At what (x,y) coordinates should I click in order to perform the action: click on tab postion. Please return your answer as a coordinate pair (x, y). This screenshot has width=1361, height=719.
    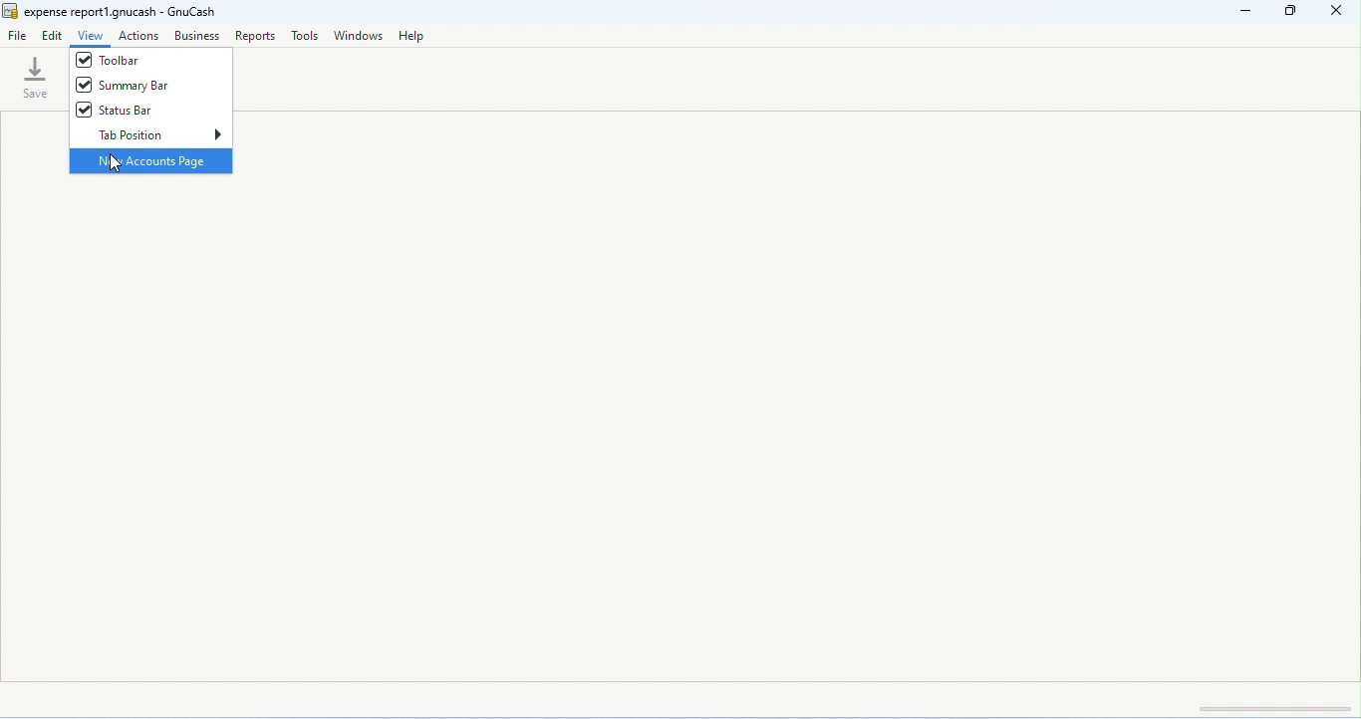
    Looking at the image, I should click on (159, 133).